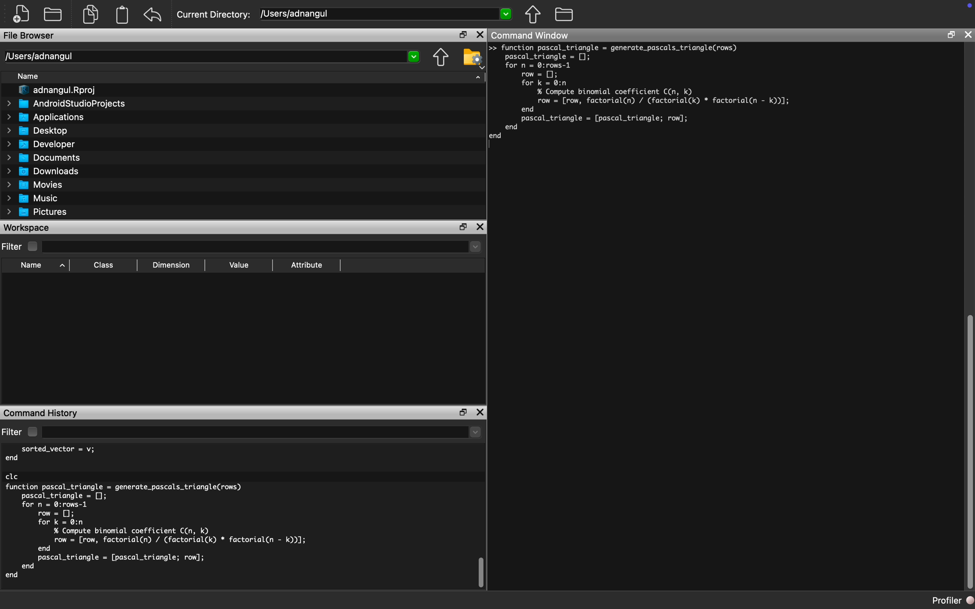 The width and height of the screenshot is (975, 609). I want to click on Value, so click(238, 265).